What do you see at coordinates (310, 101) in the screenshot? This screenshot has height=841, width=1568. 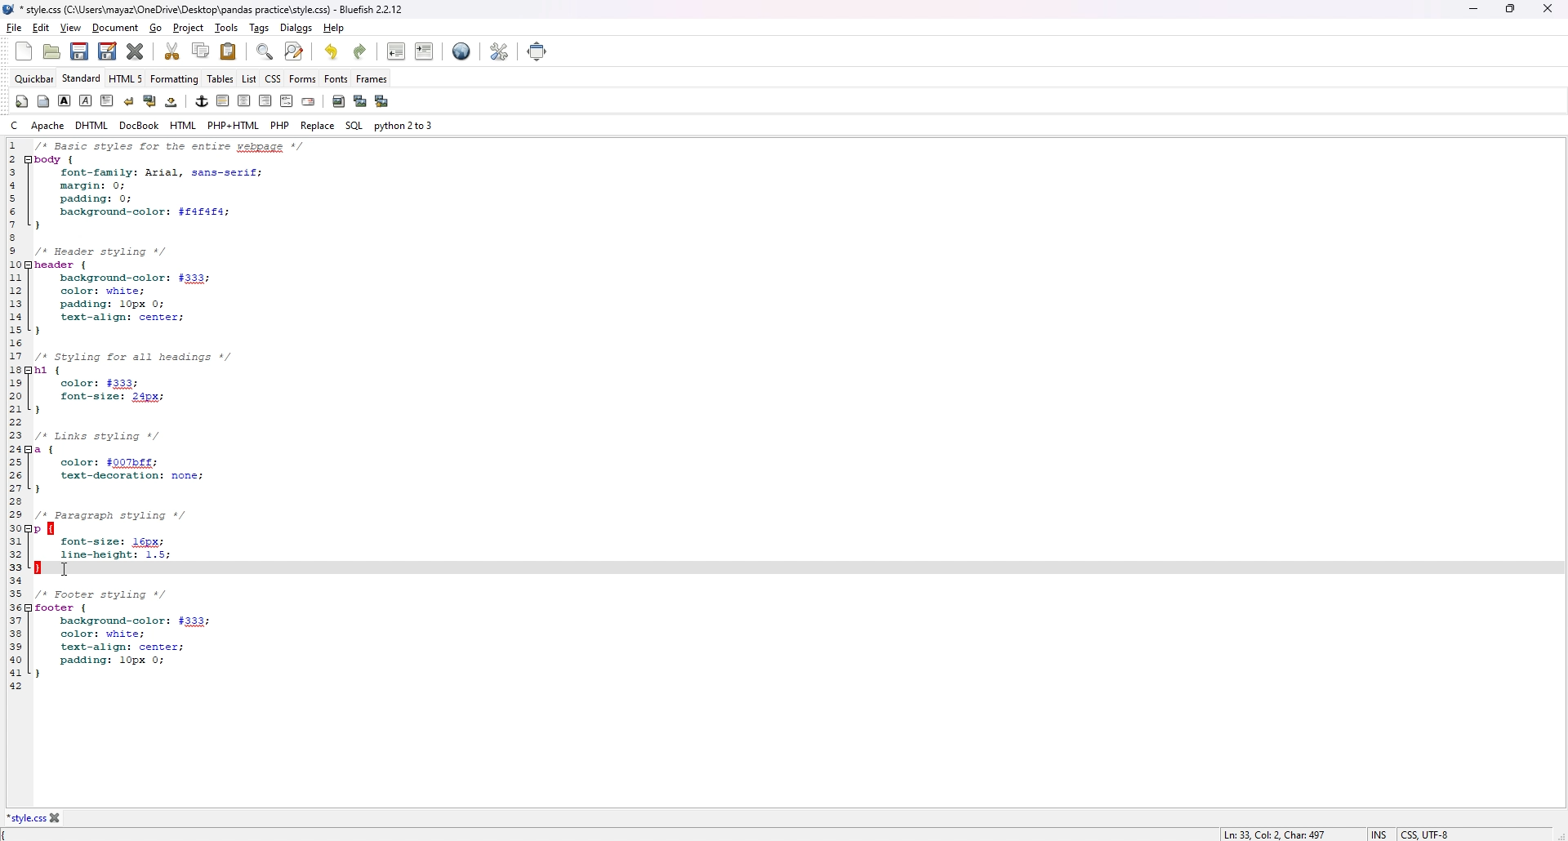 I see `email` at bounding box center [310, 101].